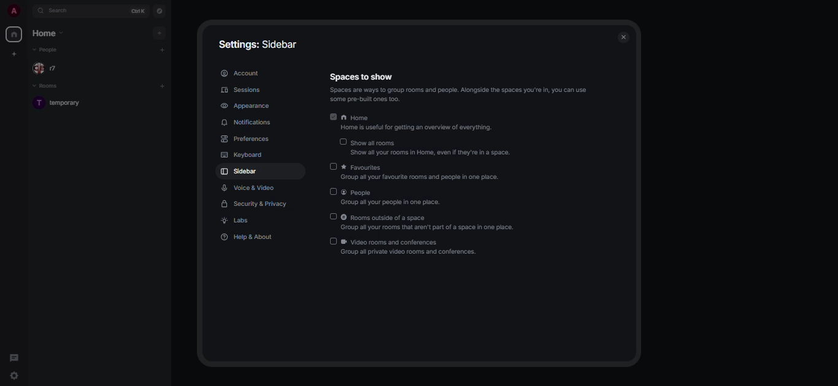 The width and height of the screenshot is (838, 386). What do you see at coordinates (252, 203) in the screenshot?
I see `security & privacy` at bounding box center [252, 203].